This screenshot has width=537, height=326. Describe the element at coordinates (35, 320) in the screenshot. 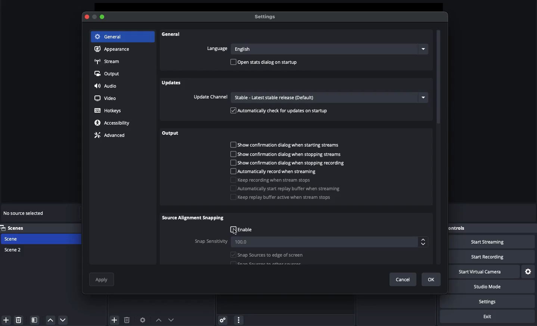

I see `Scene filter` at that location.